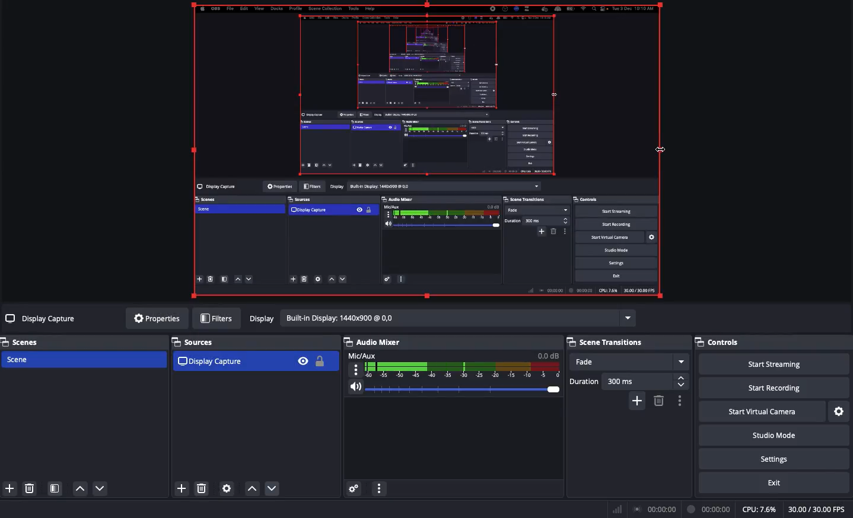 The height and width of the screenshot is (518, 853). Describe the element at coordinates (319, 361) in the screenshot. I see `Locked` at that location.